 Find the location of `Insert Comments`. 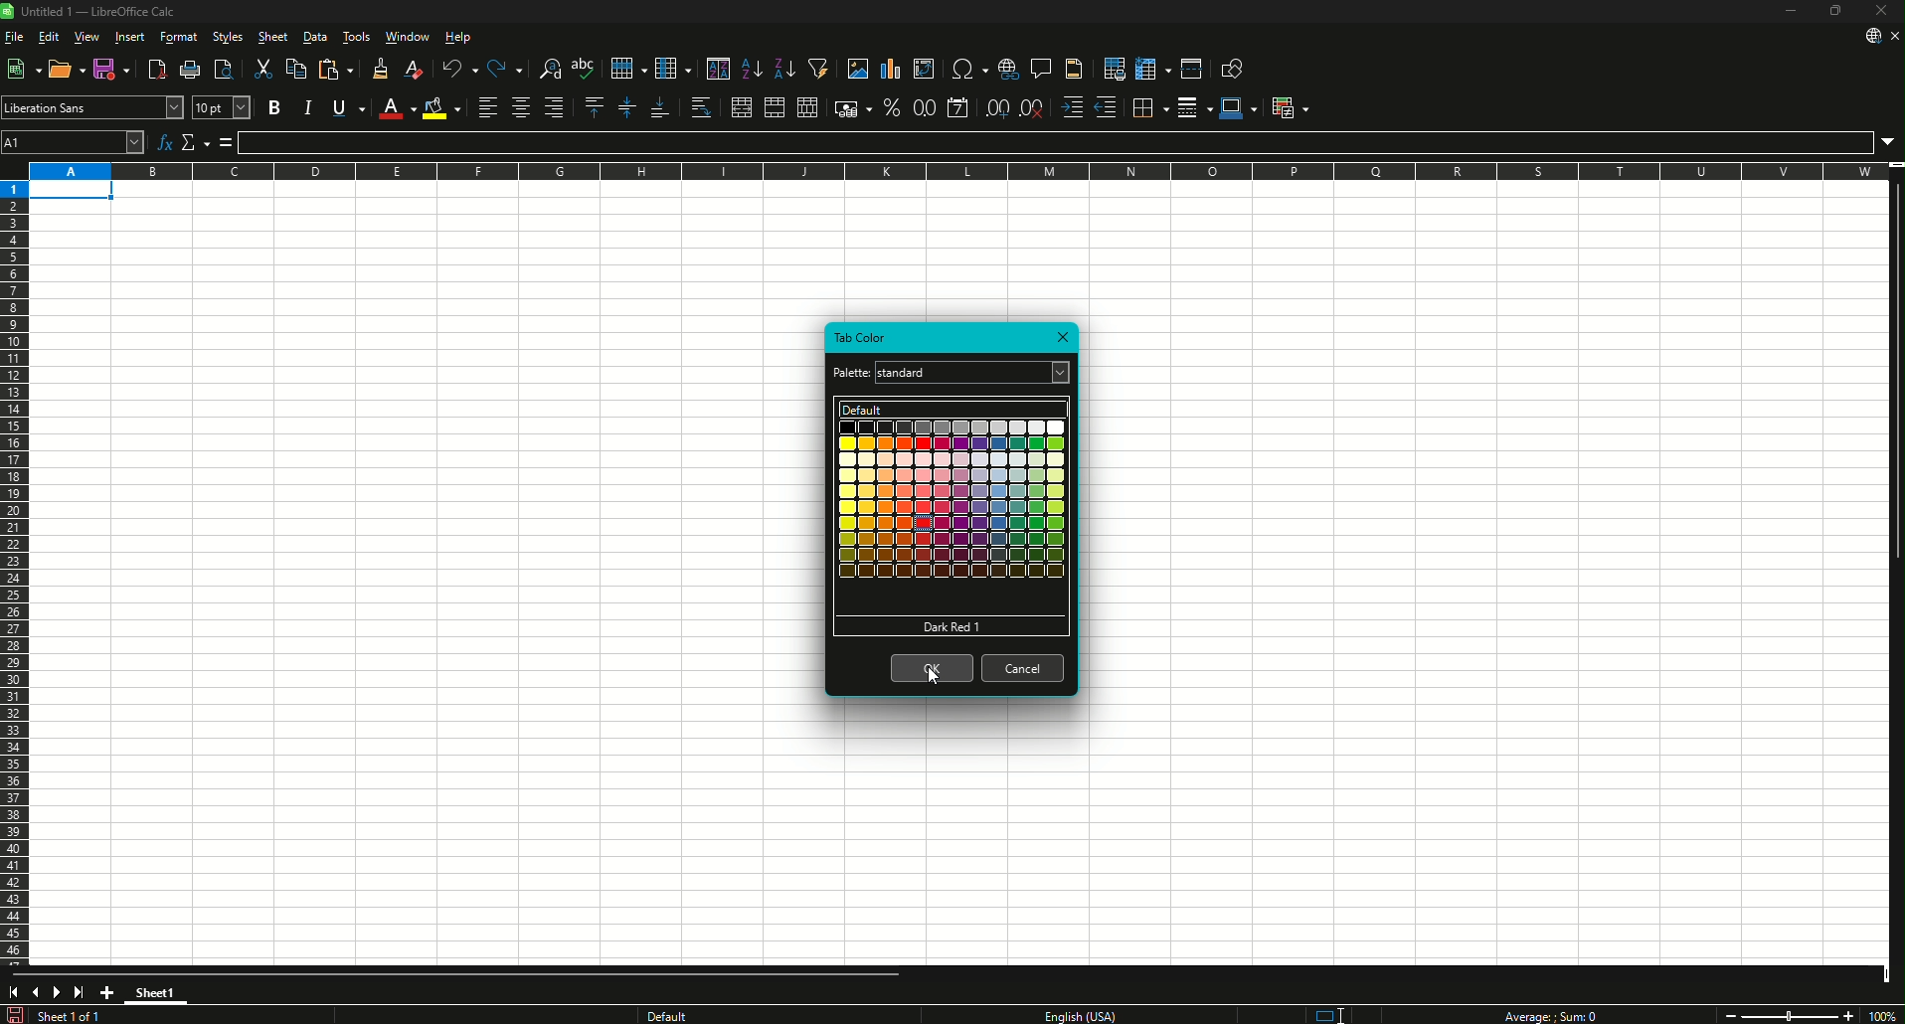

Insert Comments is located at coordinates (1041, 69).